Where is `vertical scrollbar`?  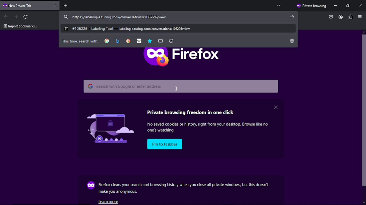 vertical scrollbar is located at coordinates (364, 119).